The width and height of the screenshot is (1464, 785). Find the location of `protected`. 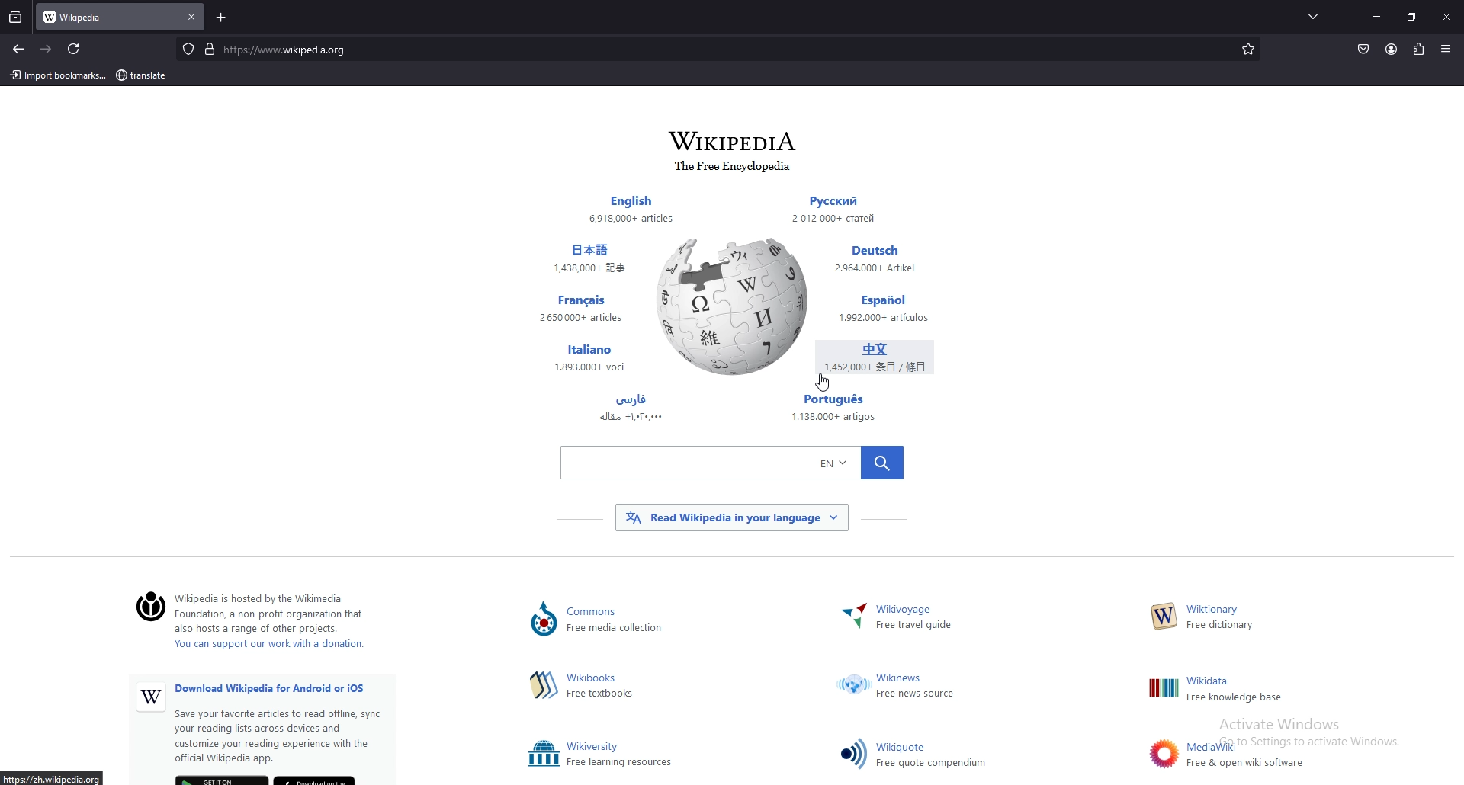

protected is located at coordinates (188, 49).